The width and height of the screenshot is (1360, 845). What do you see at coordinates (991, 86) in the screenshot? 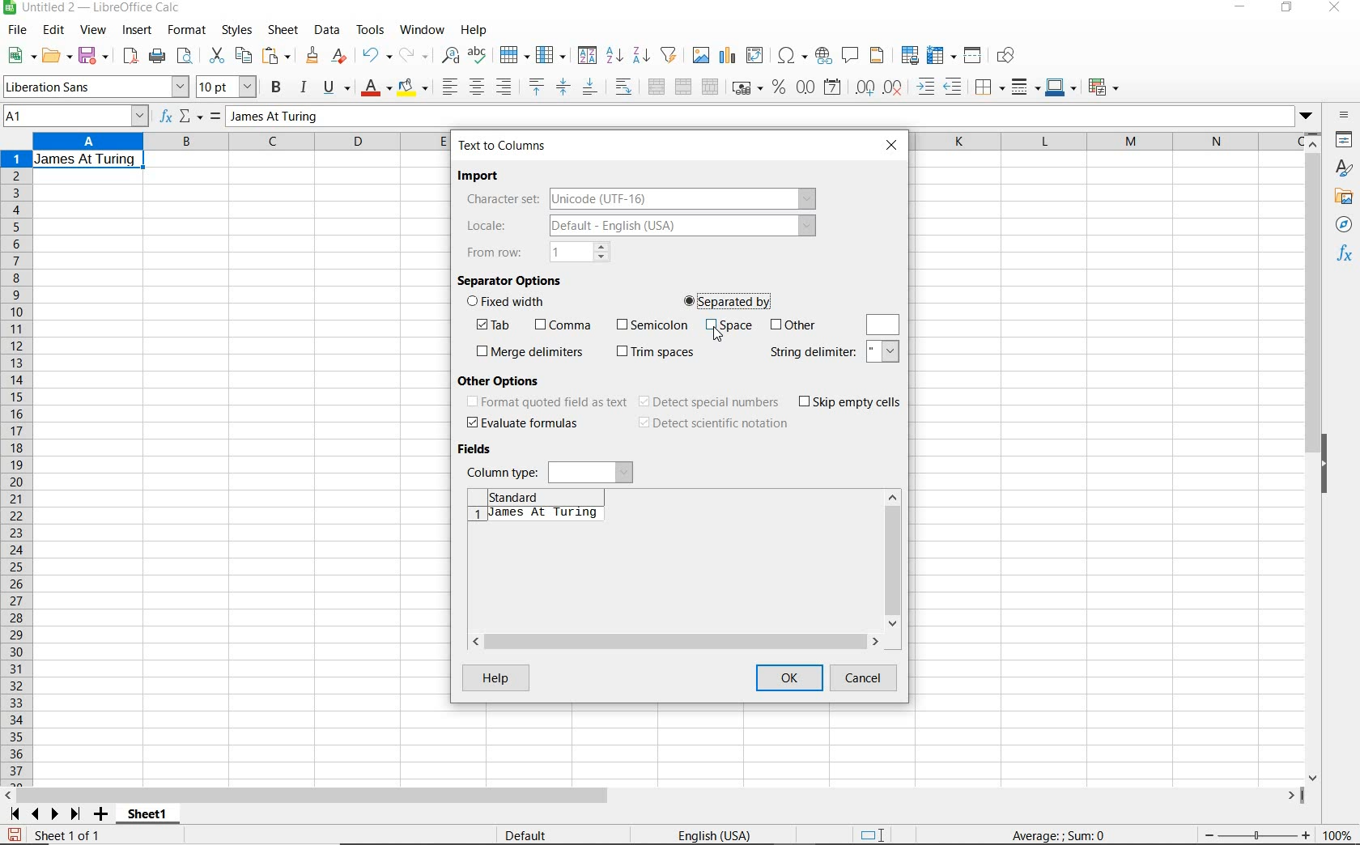
I see `border style` at bounding box center [991, 86].